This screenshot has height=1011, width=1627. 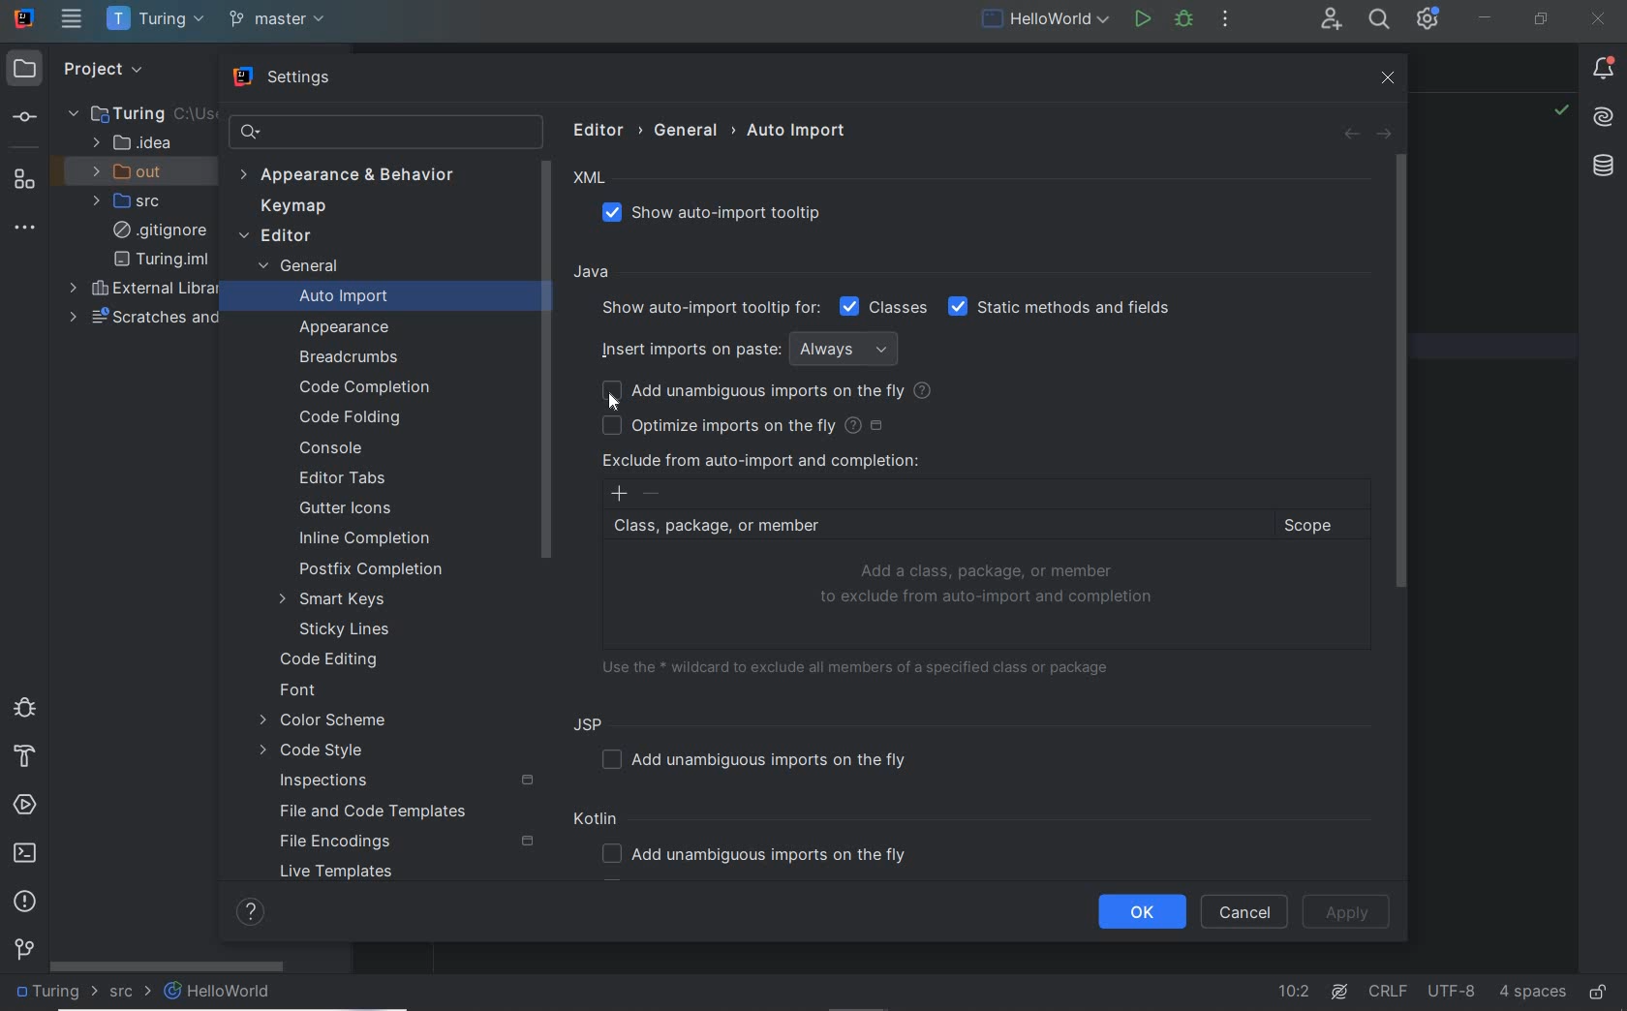 What do you see at coordinates (1183, 18) in the screenshot?
I see `DEBUG` at bounding box center [1183, 18].